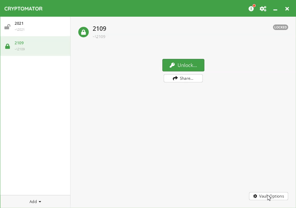 This screenshot has width=296, height=208. I want to click on Lock Vault, so click(35, 47).